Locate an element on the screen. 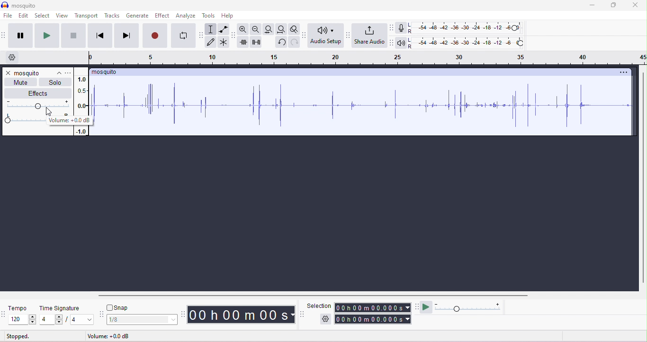 Image resolution: width=647 pixels, height=342 pixels. selection is located at coordinates (211, 30).